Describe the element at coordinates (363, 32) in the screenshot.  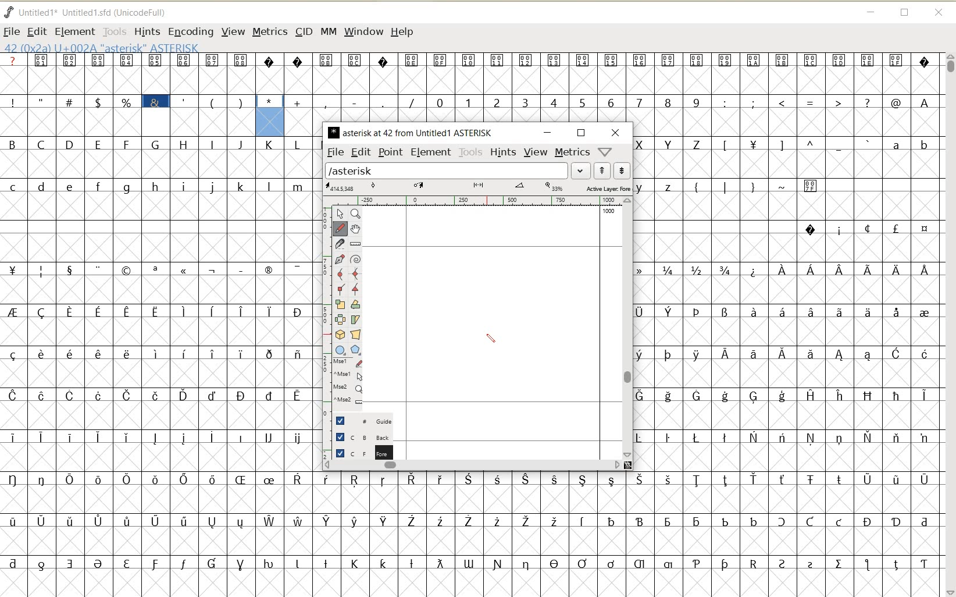
I see `WINDOW` at that location.